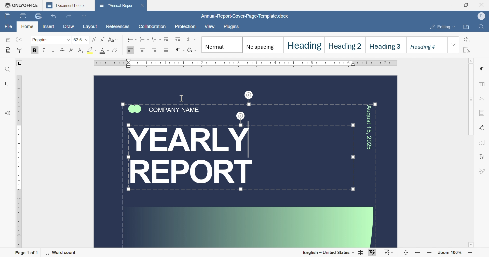  What do you see at coordinates (26, 252) in the screenshot?
I see `page 1 of 1` at bounding box center [26, 252].